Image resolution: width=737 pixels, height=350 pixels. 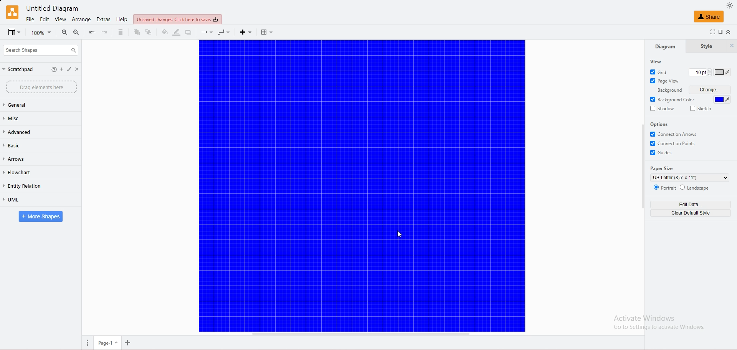 What do you see at coordinates (401, 233) in the screenshot?
I see `cursor` at bounding box center [401, 233].